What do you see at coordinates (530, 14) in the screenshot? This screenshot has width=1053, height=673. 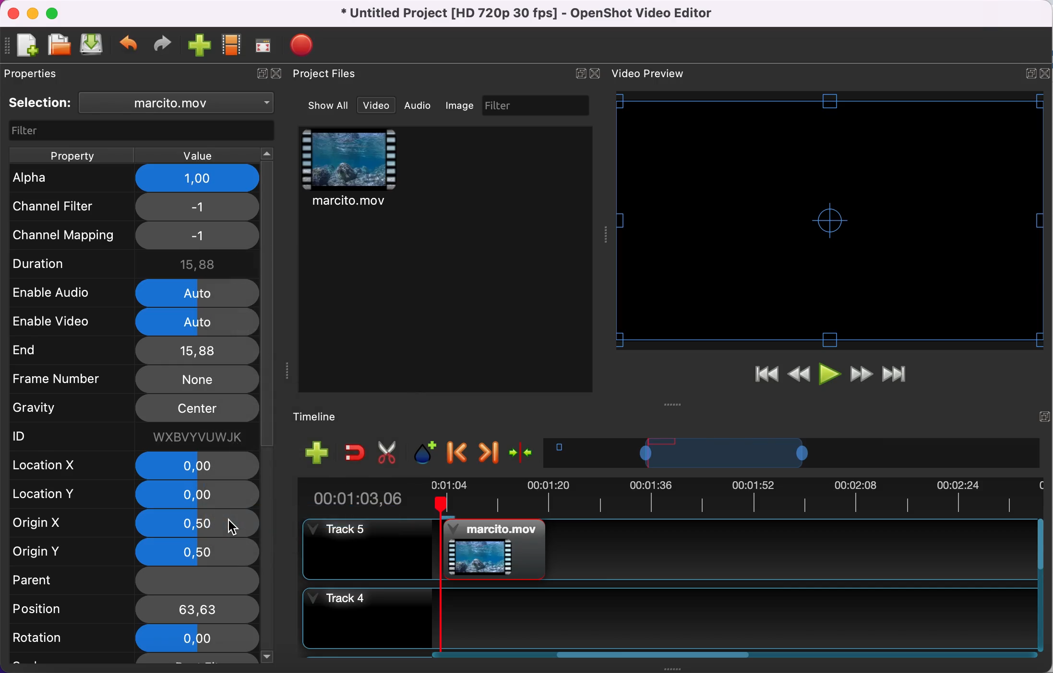 I see `title` at bounding box center [530, 14].